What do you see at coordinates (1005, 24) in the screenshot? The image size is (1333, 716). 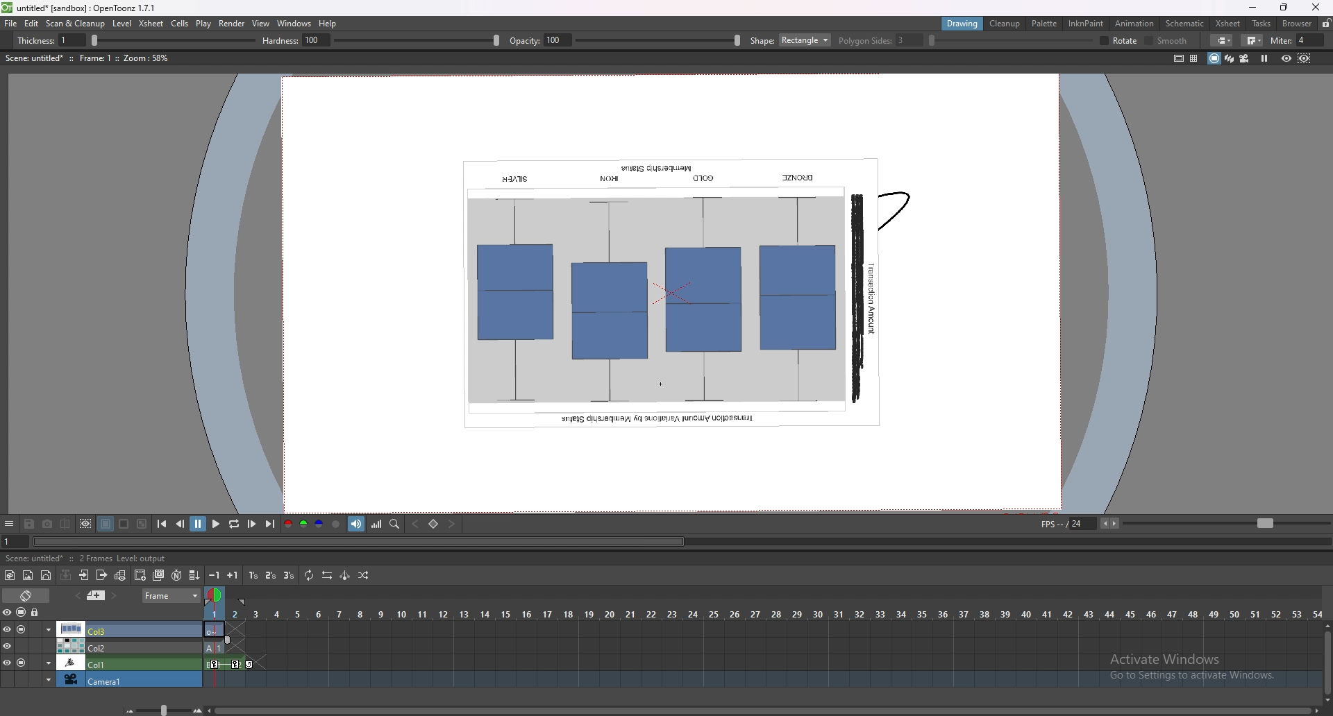 I see `cleanup` at bounding box center [1005, 24].